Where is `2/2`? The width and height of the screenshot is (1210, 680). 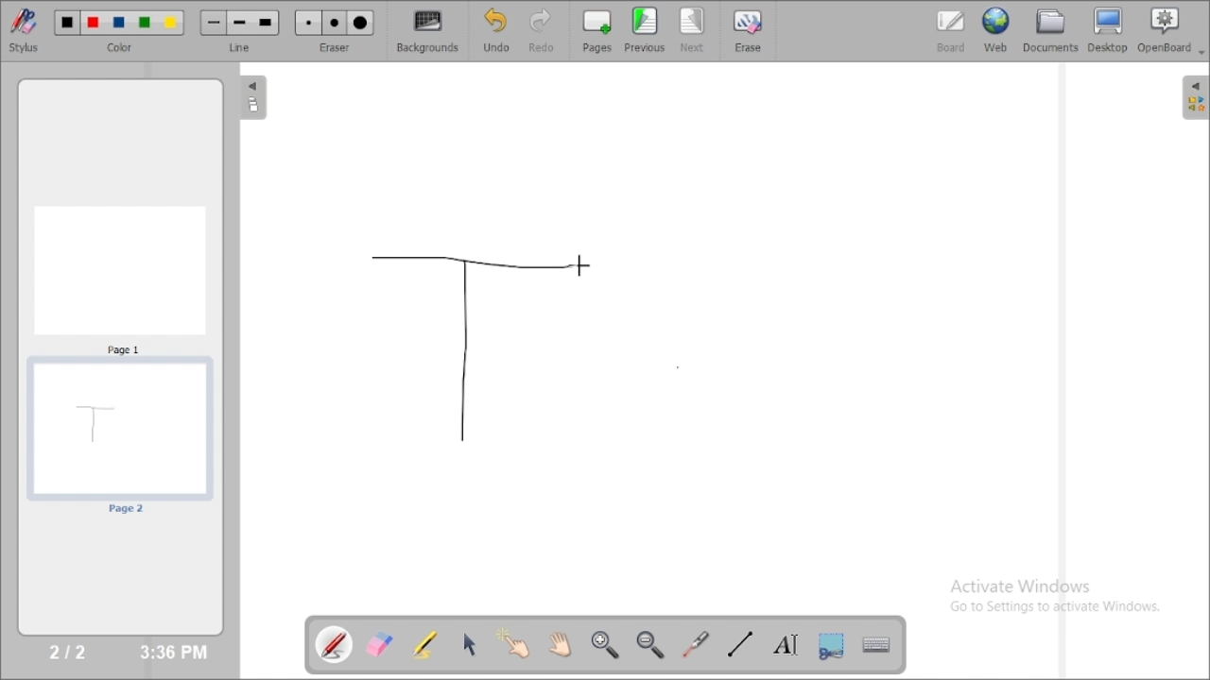
2/2 is located at coordinates (69, 651).